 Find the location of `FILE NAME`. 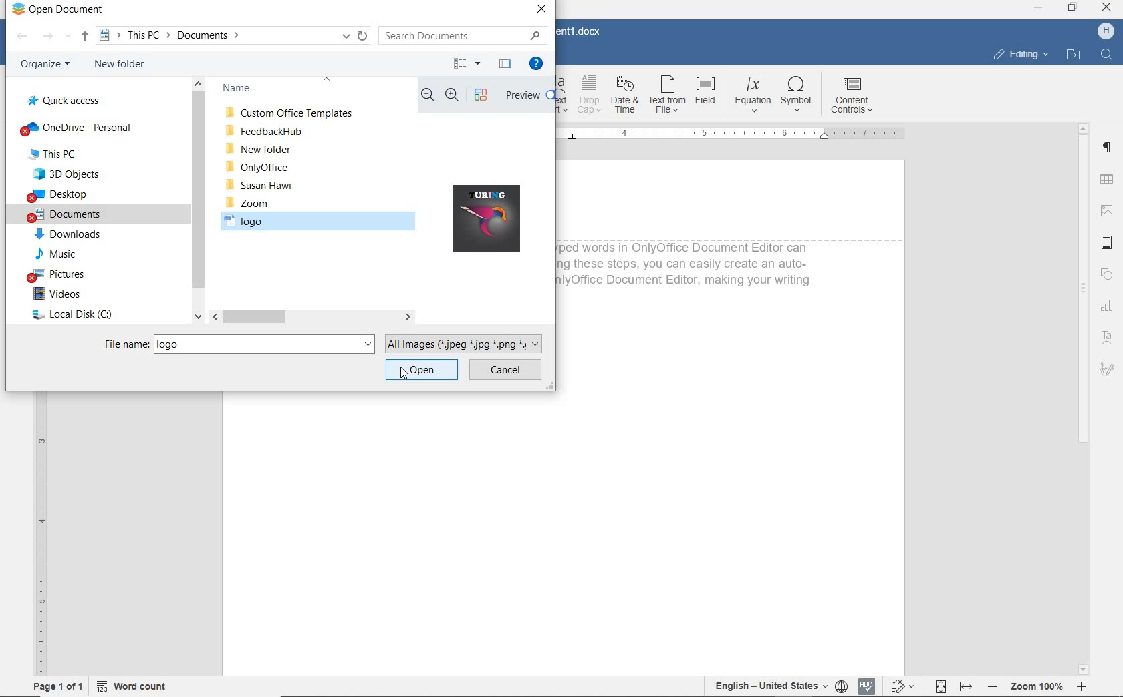

FILE NAME is located at coordinates (125, 344).